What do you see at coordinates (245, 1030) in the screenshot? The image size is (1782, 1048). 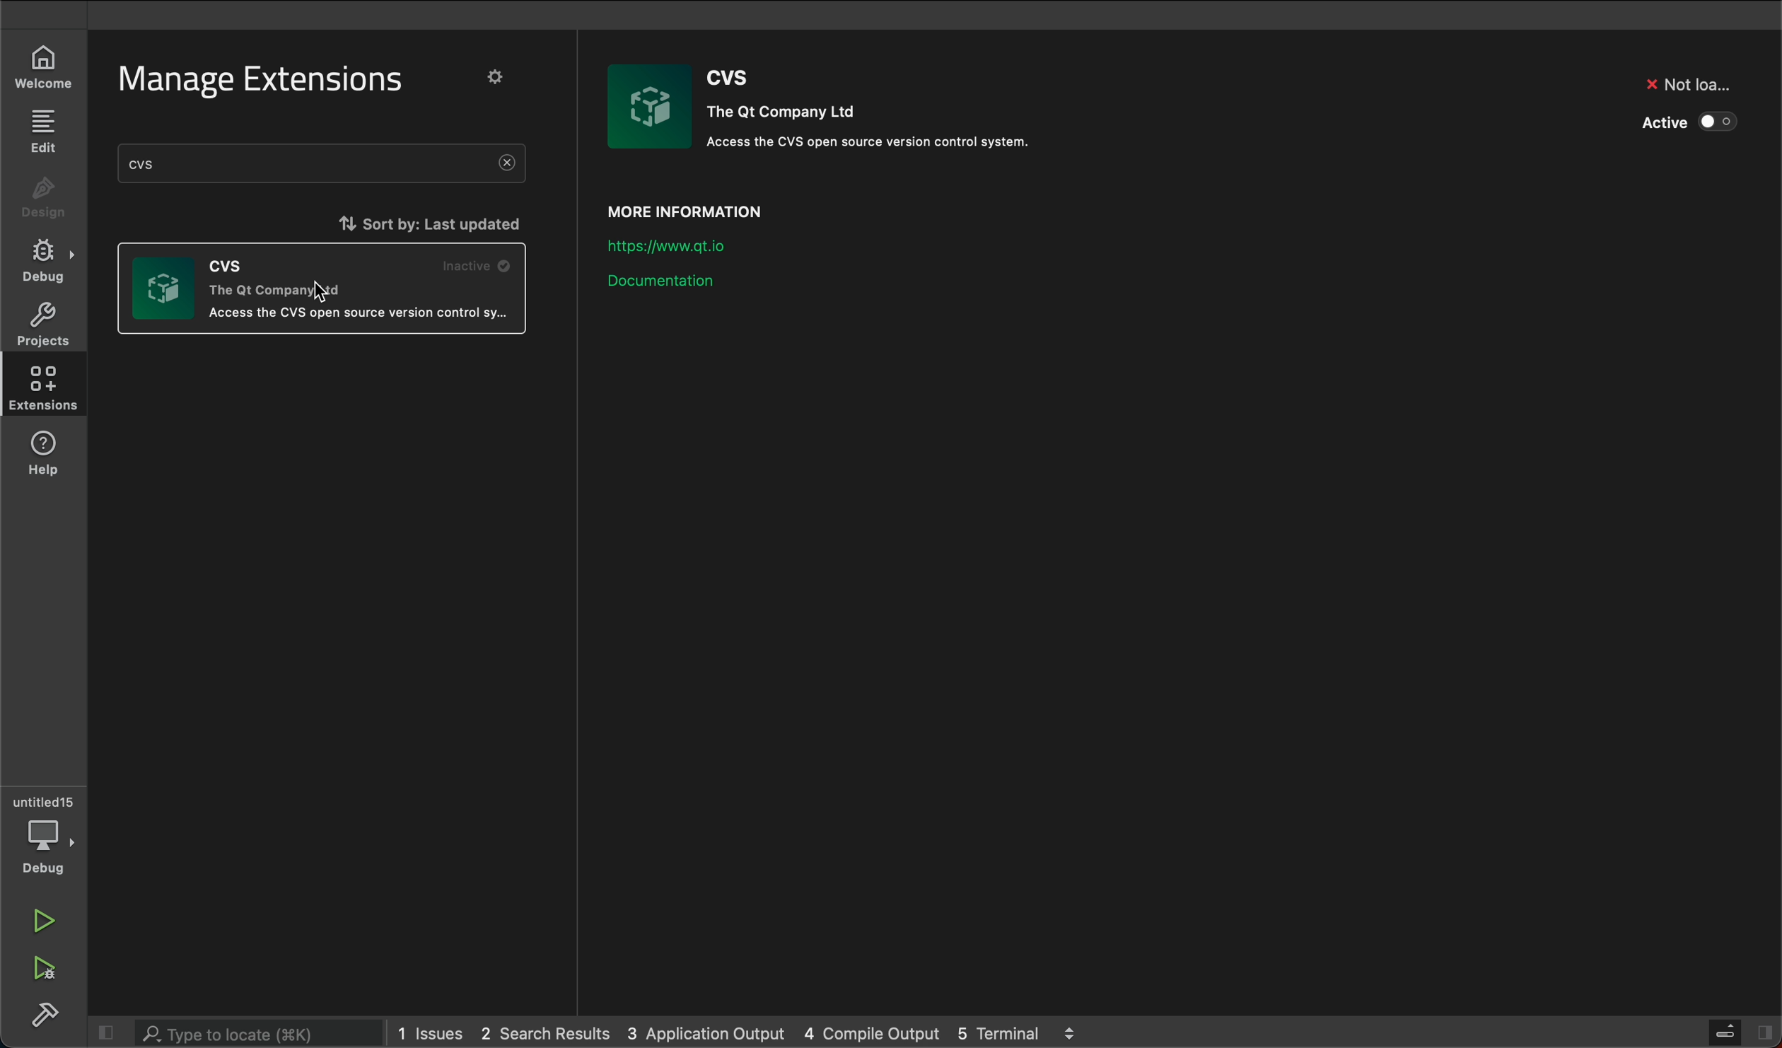 I see `search` at bounding box center [245, 1030].